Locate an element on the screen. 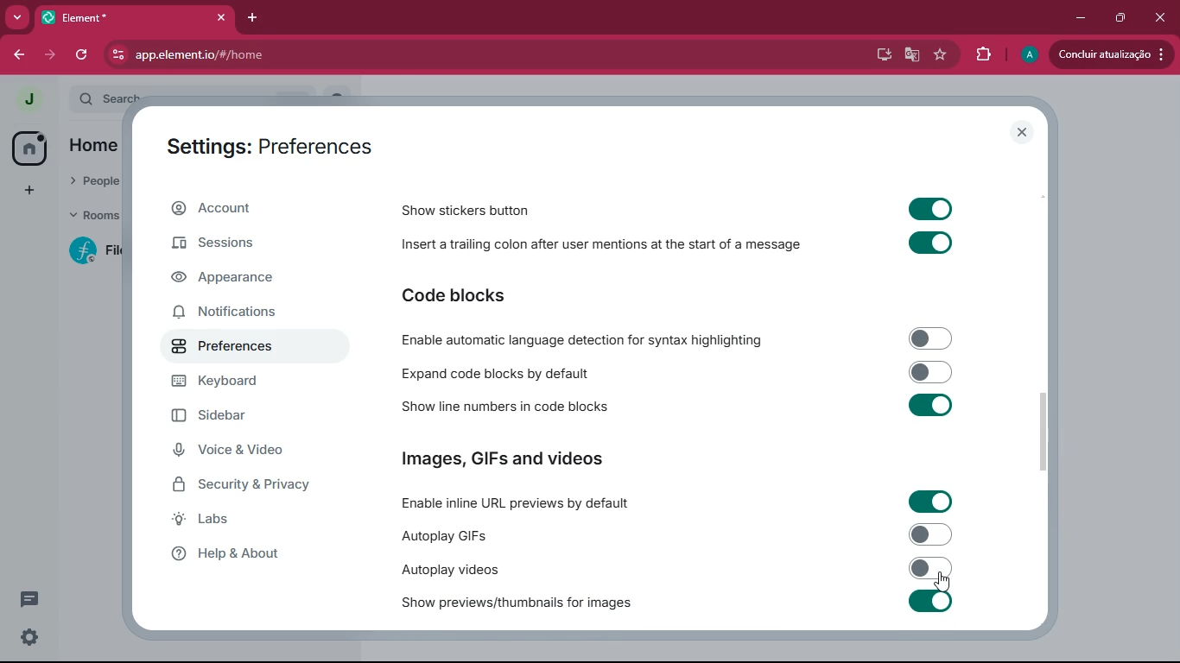  website url is located at coordinates (291, 56).